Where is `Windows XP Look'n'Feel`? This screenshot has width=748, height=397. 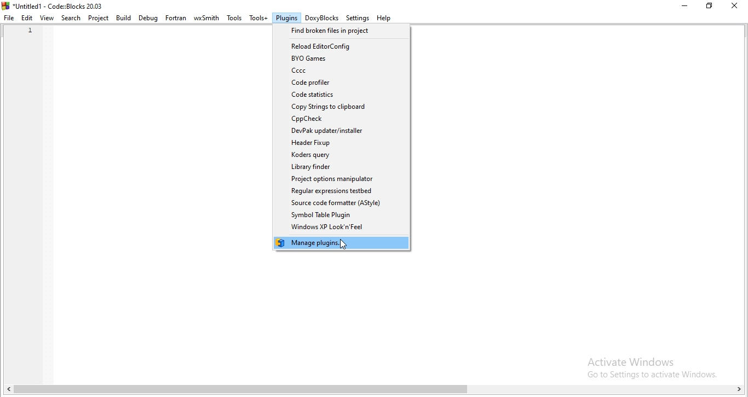 Windows XP Look'n'Feel is located at coordinates (343, 228).